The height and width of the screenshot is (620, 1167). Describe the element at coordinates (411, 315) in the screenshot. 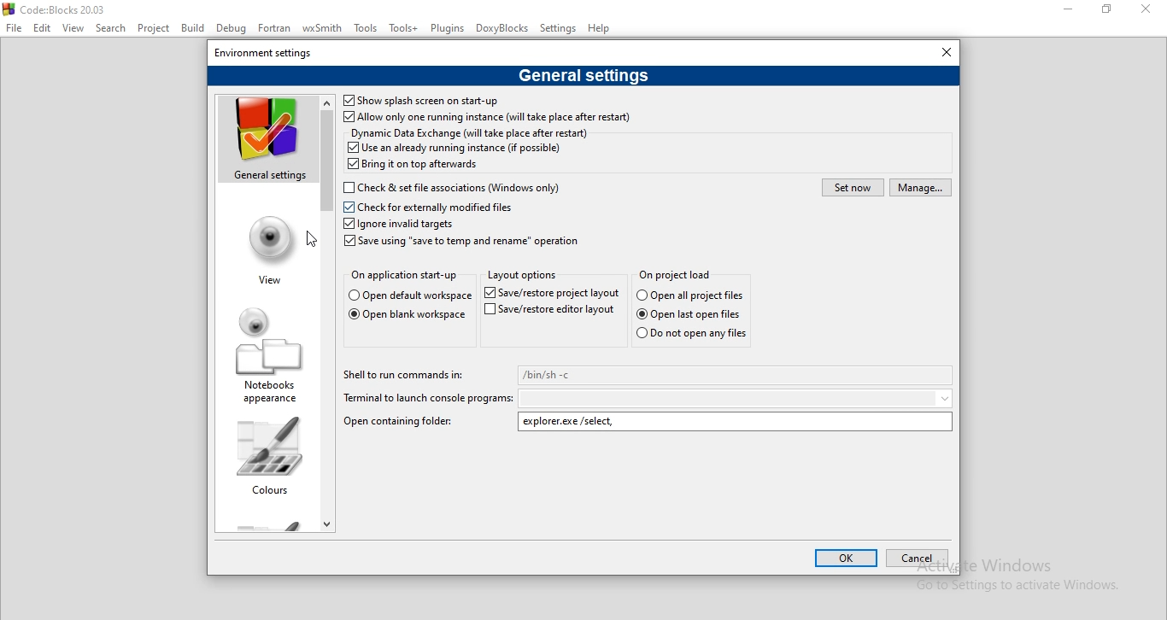

I see `Open blank workspace` at that location.